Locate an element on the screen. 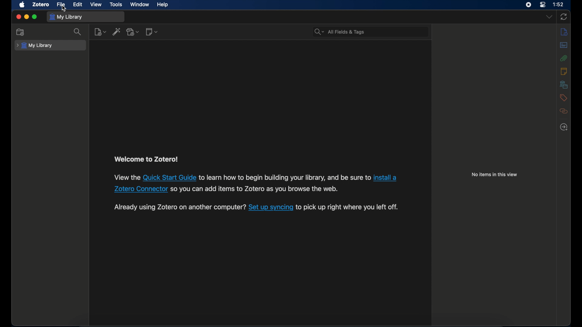 The width and height of the screenshot is (582, 327). add item by identifier is located at coordinates (117, 31).